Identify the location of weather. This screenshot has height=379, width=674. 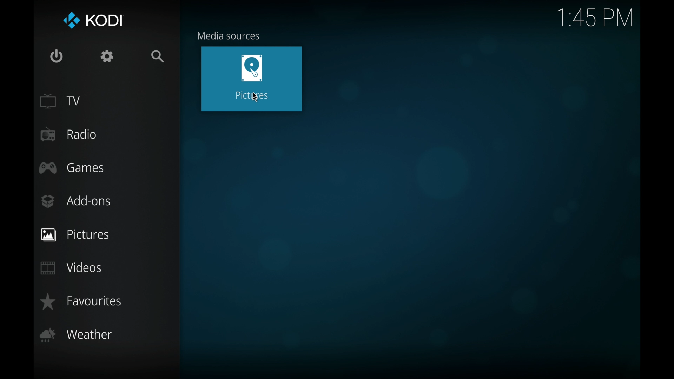
(77, 335).